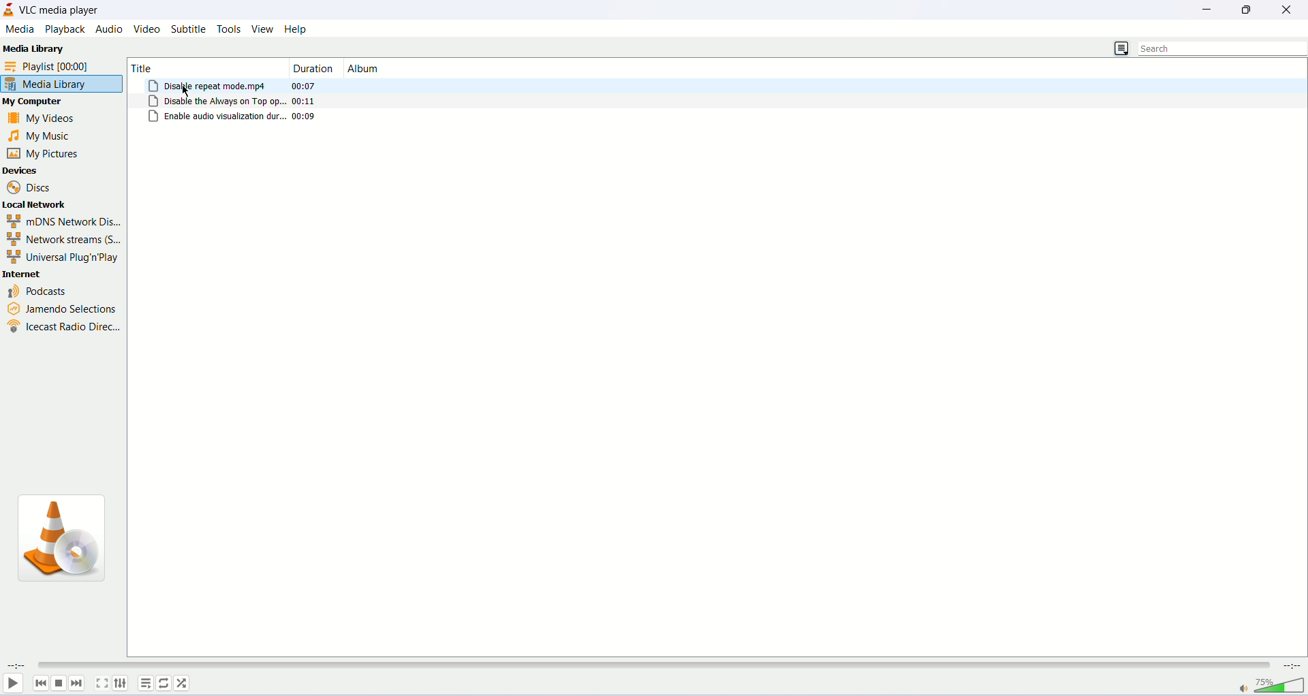  What do you see at coordinates (41, 683) in the screenshot?
I see `previous` at bounding box center [41, 683].